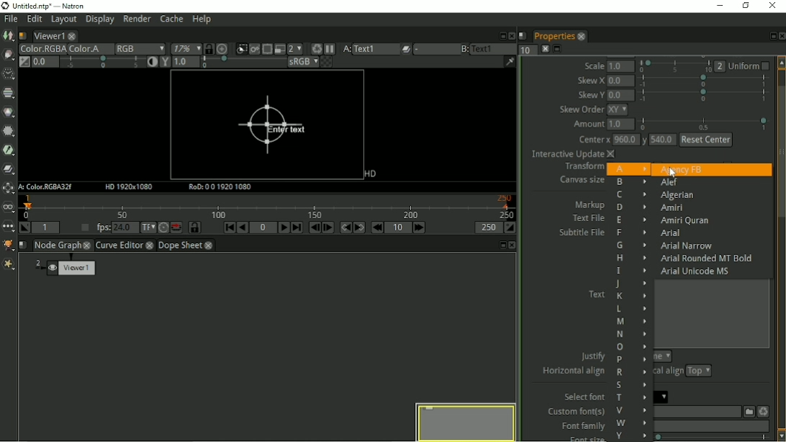 The image size is (786, 442). What do you see at coordinates (631, 271) in the screenshot?
I see `I` at bounding box center [631, 271].